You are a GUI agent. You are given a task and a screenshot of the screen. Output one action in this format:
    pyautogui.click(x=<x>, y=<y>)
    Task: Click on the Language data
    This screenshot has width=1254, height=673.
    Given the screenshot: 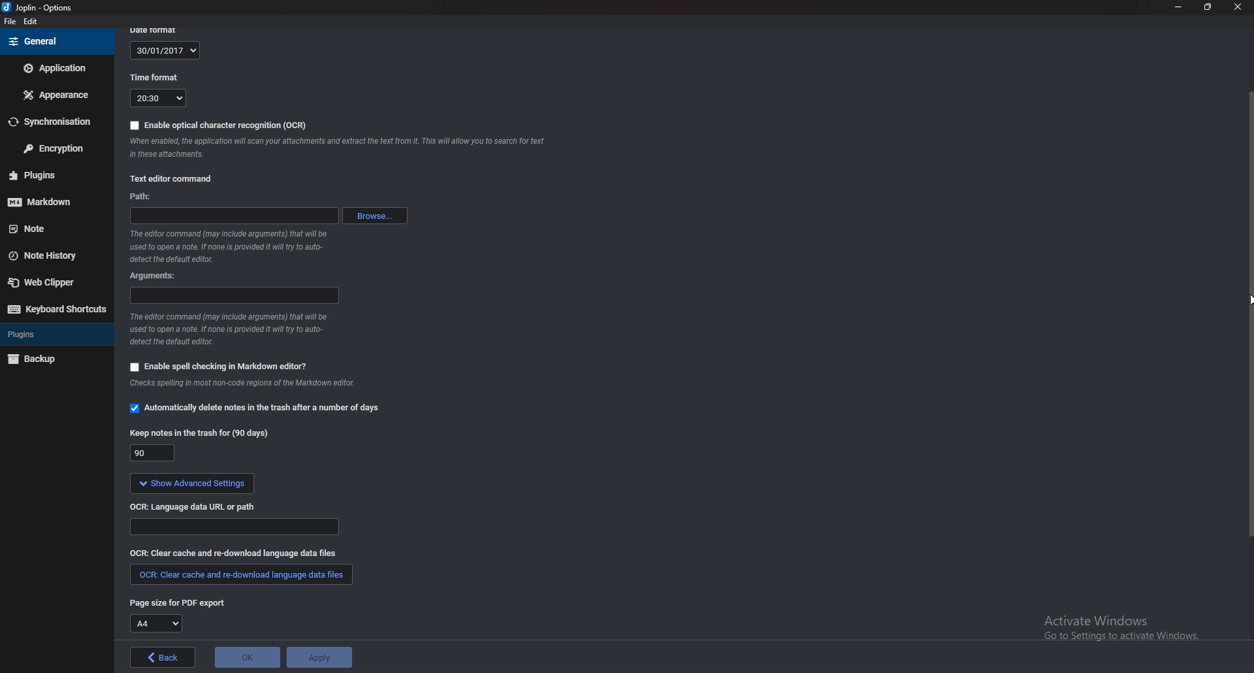 What is the action you would take?
    pyautogui.click(x=233, y=527)
    